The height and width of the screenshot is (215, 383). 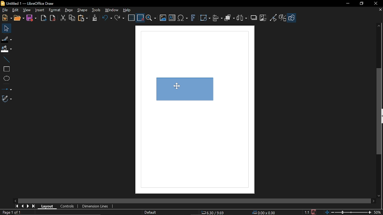 I want to click on slide master name, so click(x=151, y=212).